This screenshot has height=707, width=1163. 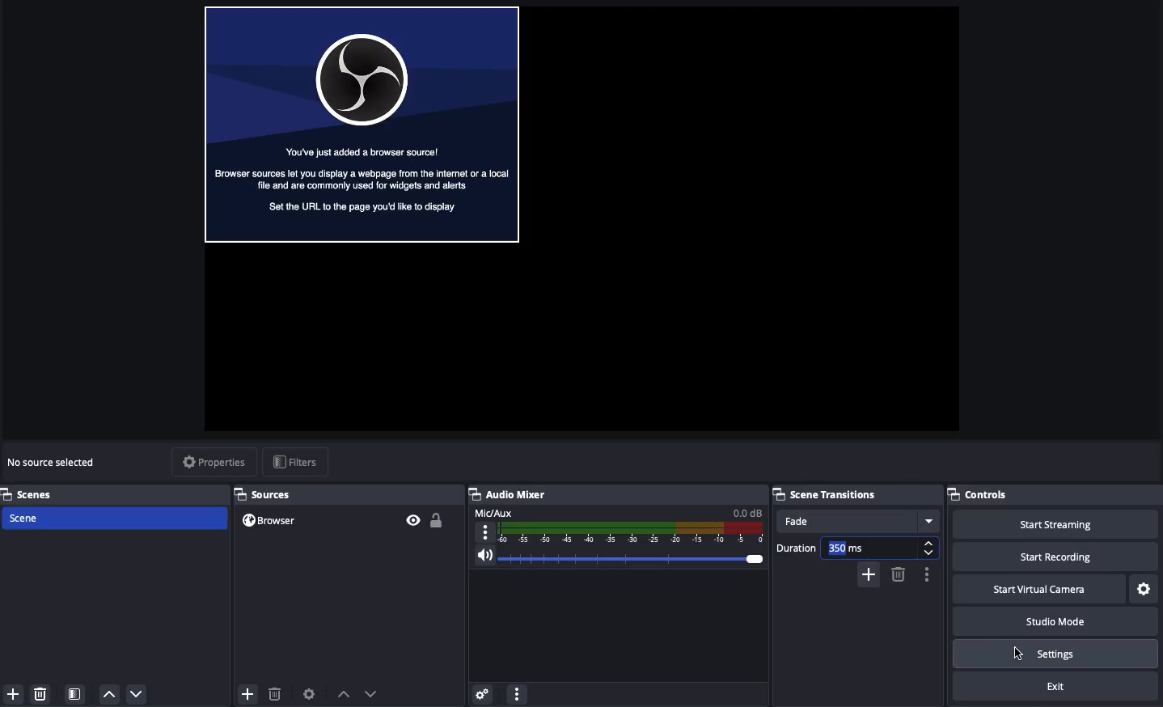 I want to click on Properties, so click(x=214, y=463).